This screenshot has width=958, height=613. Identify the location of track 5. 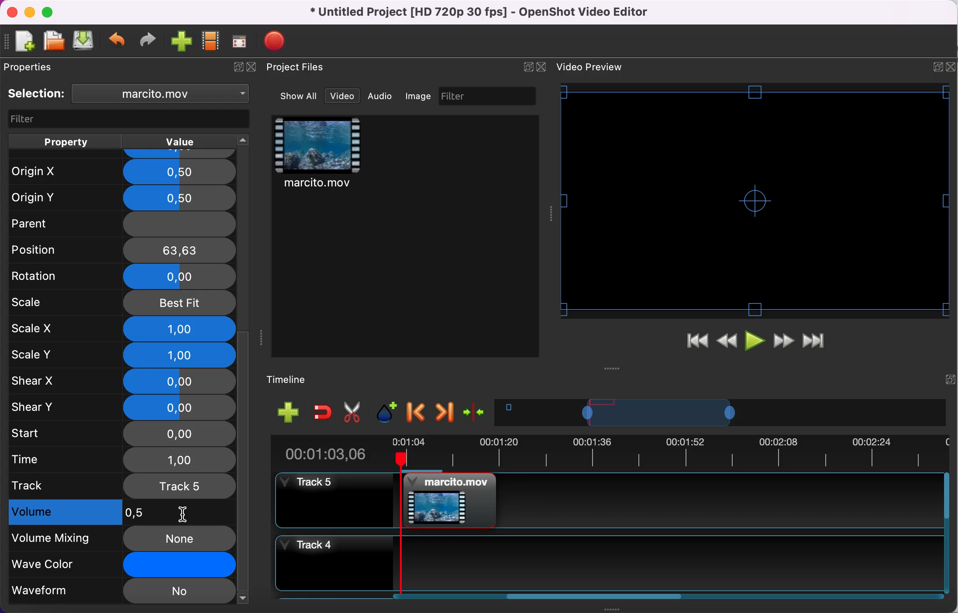
(123, 486).